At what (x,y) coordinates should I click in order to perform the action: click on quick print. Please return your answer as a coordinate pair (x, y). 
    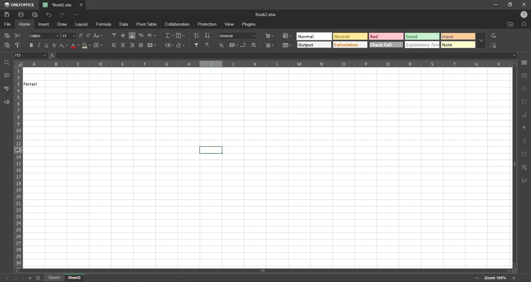
    Looking at the image, I should click on (36, 15).